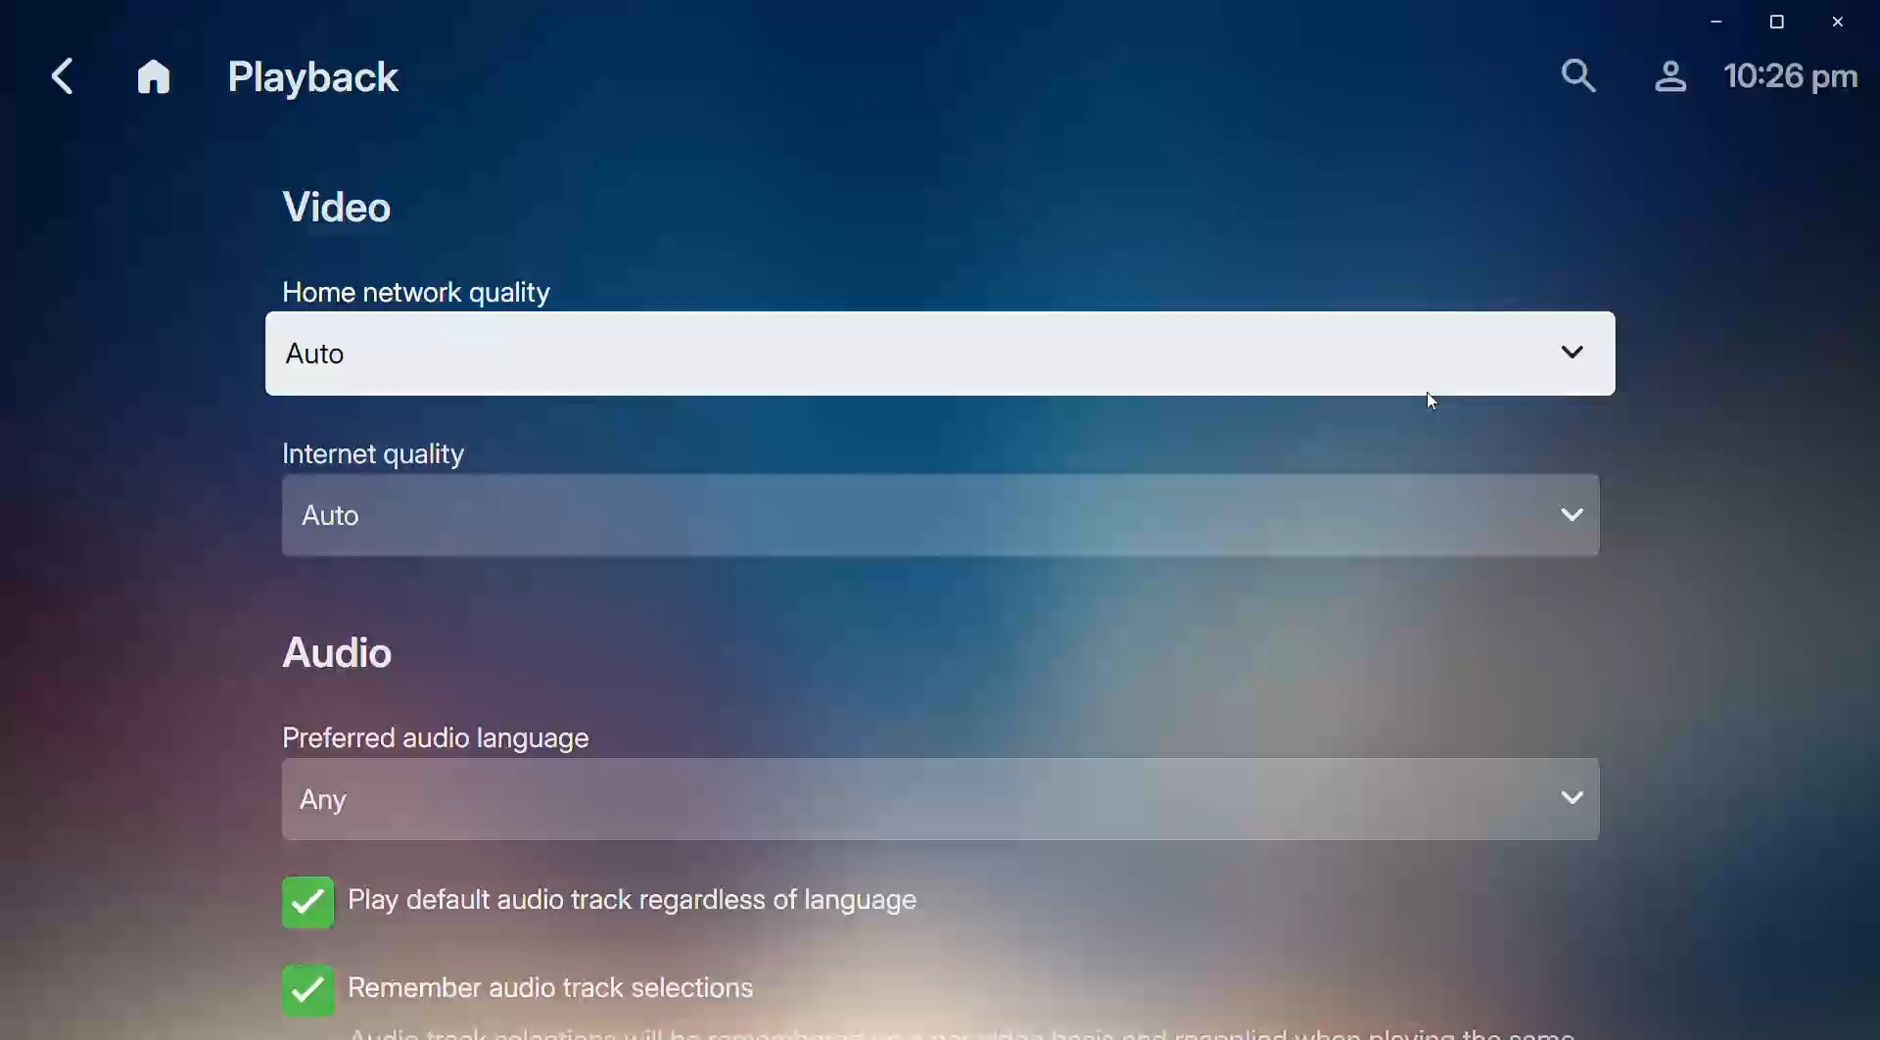 This screenshot has width=1880, height=1040. Describe the element at coordinates (319, 83) in the screenshot. I see `Playback` at that location.